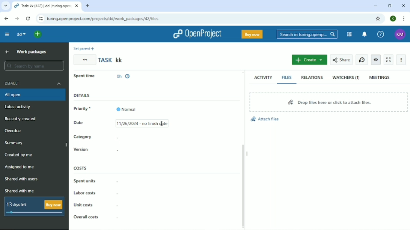 Image resolution: width=410 pixels, height=230 pixels. What do you see at coordinates (19, 167) in the screenshot?
I see `Assigned to me` at bounding box center [19, 167].